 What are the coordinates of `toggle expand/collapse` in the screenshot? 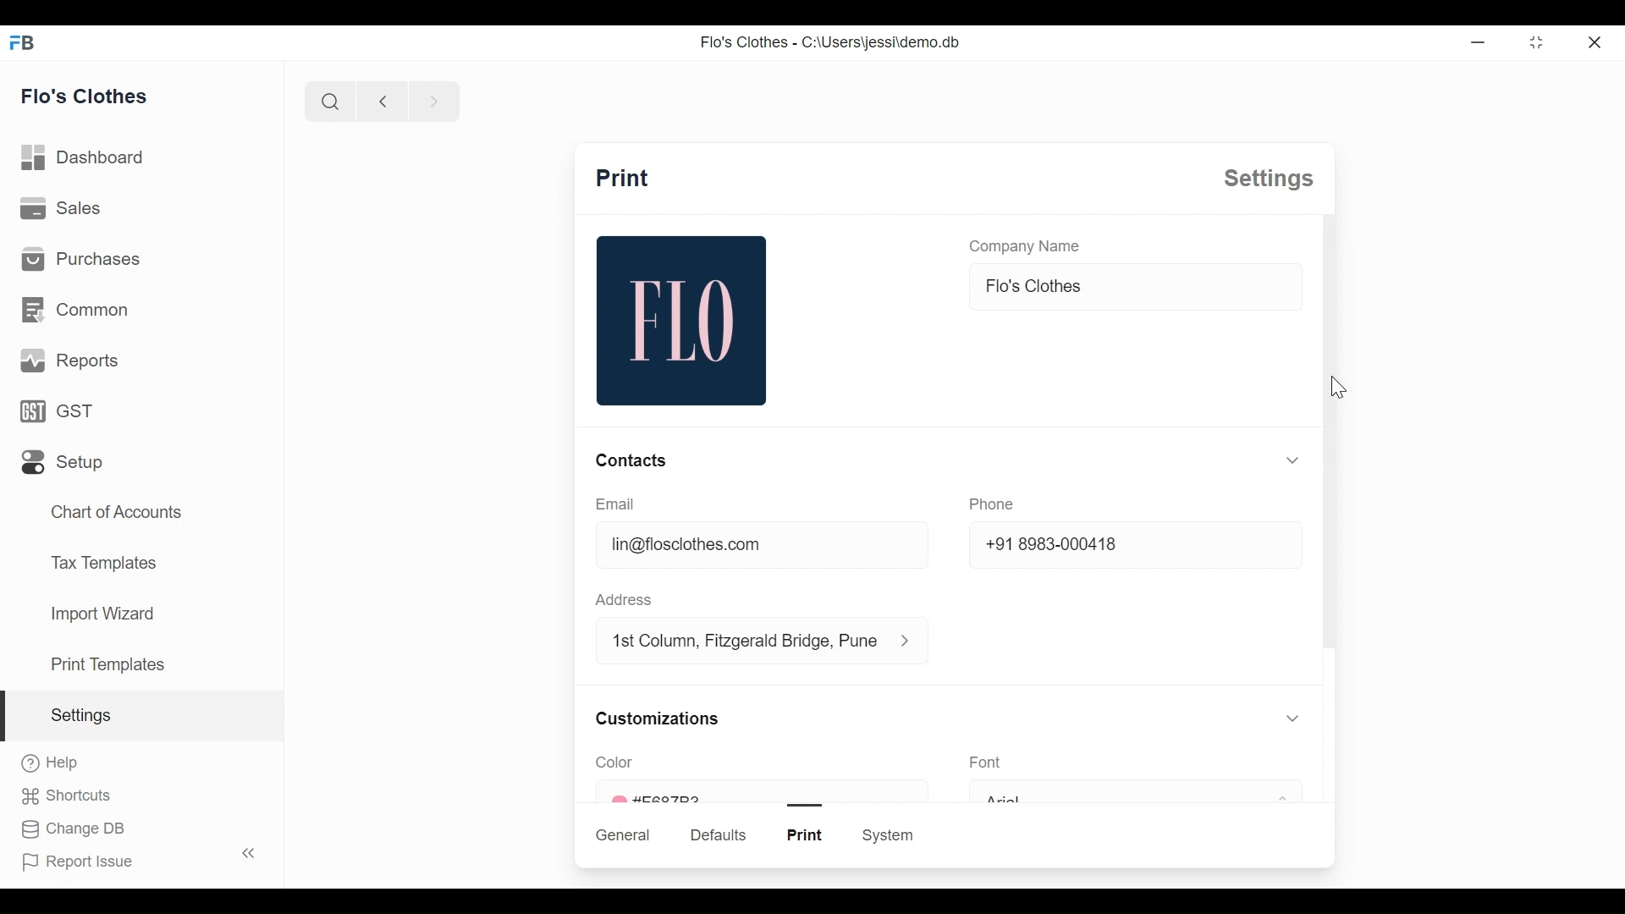 It's located at (1292, 460).